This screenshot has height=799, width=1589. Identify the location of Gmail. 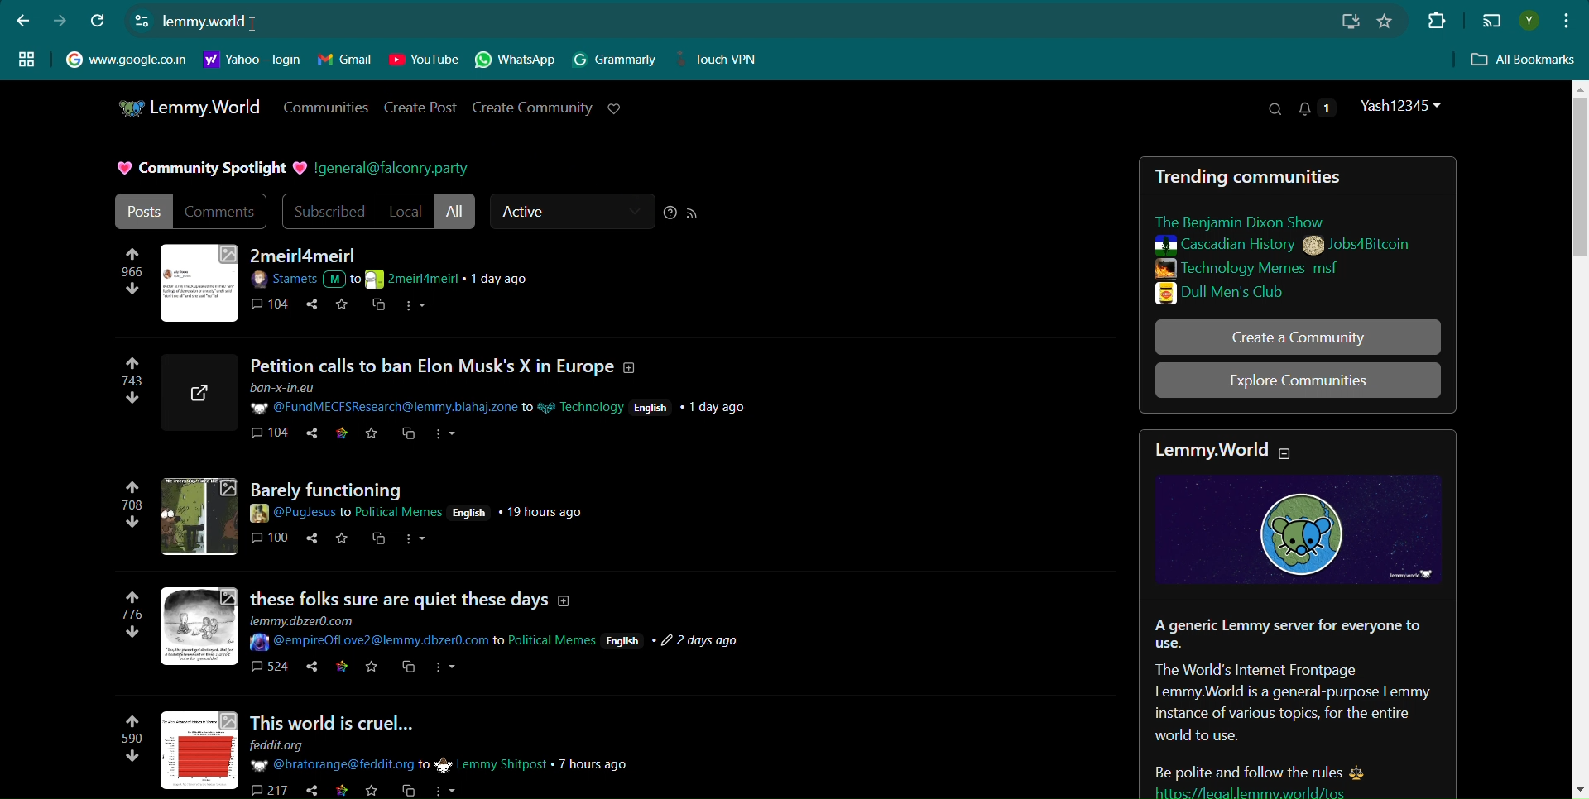
(345, 60).